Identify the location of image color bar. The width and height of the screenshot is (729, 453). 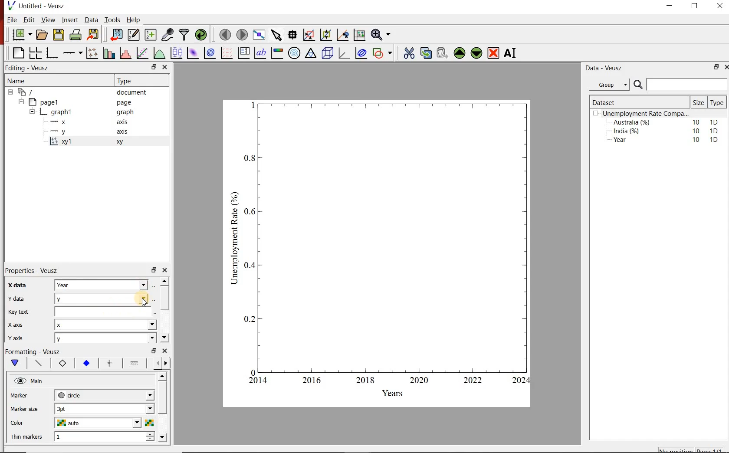
(277, 53).